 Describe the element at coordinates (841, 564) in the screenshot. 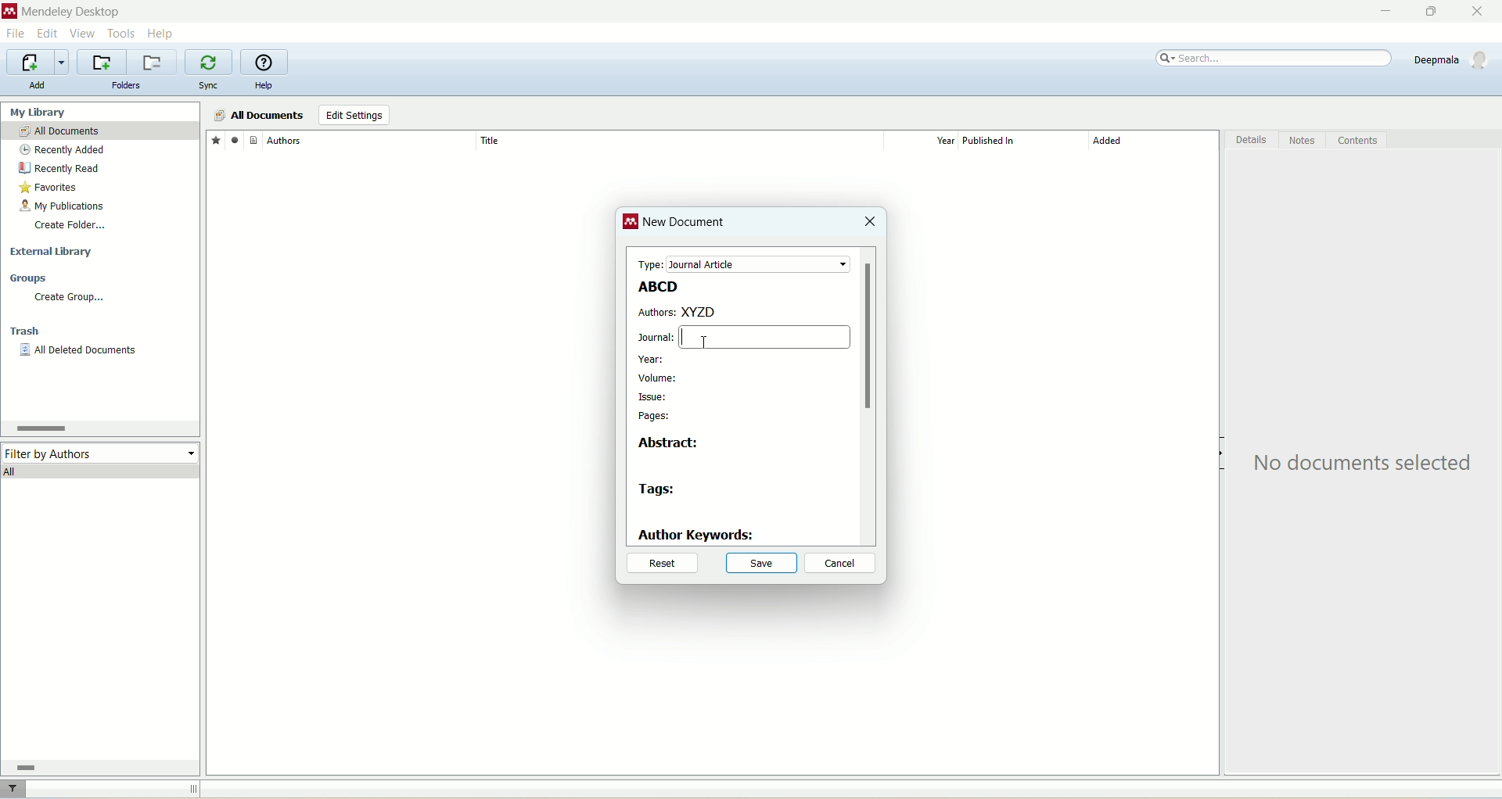

I see `cancel` at that location.